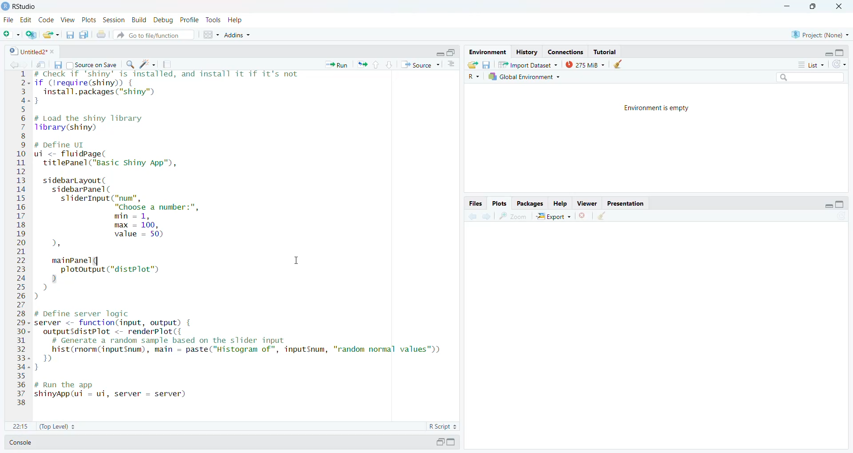 The height and width of the screenshot is (453, 853). What do you see at coordinates (486, 65) in the screenshot?
I see `save` at bounding box center [486, 65].